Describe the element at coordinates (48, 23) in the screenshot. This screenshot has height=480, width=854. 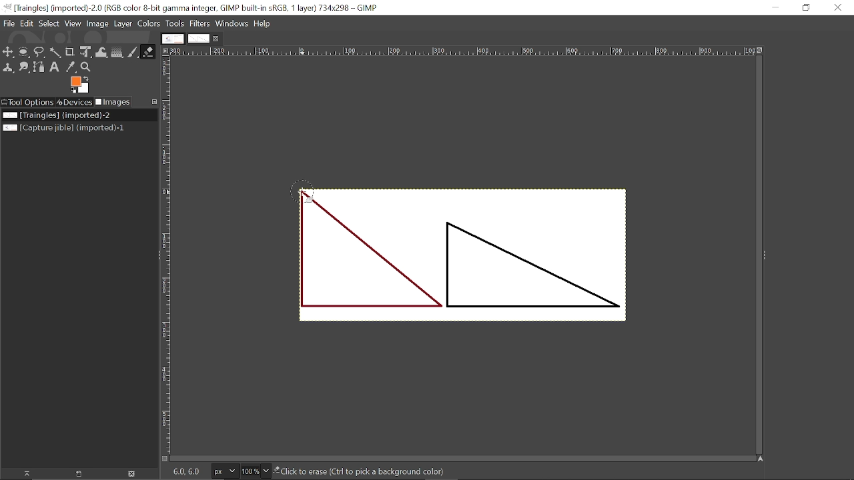
I see `Select` at that location.